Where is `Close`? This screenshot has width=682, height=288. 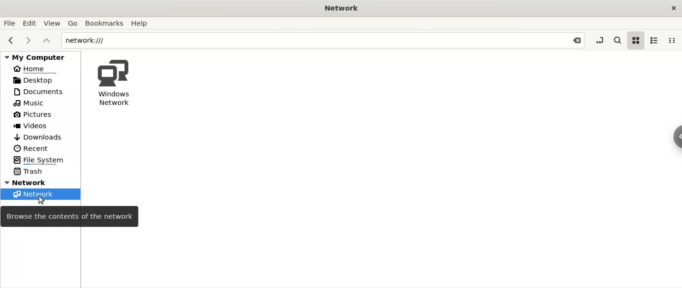
Close is located at coordinates (573, 41).